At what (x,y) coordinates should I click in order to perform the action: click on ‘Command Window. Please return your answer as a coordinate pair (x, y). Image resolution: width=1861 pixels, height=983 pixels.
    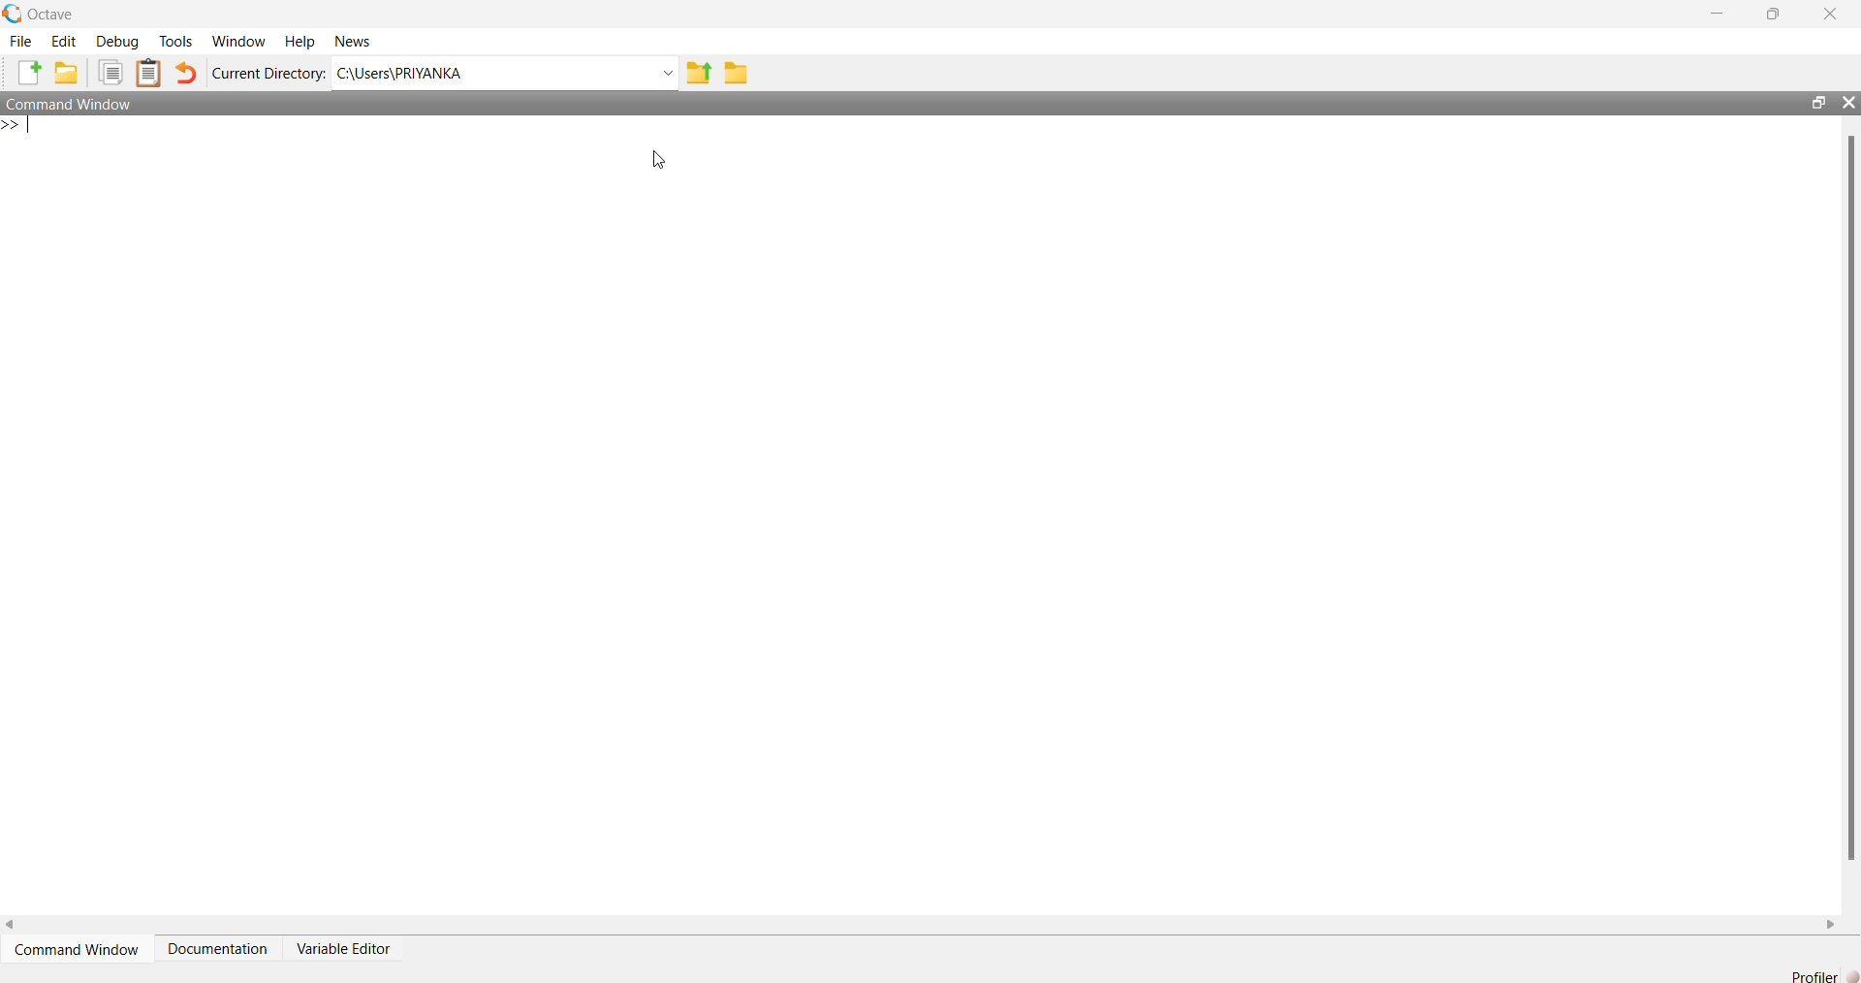
    Looking at the image, I should click on (78, 942).